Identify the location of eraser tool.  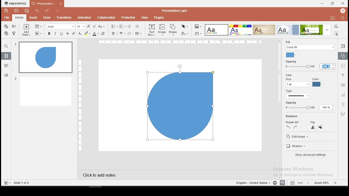
(103, 33).